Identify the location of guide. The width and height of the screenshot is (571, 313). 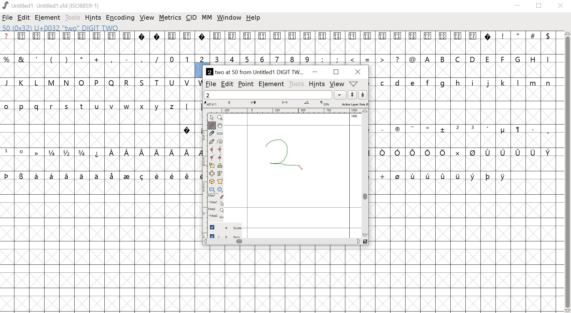
(227, 227).